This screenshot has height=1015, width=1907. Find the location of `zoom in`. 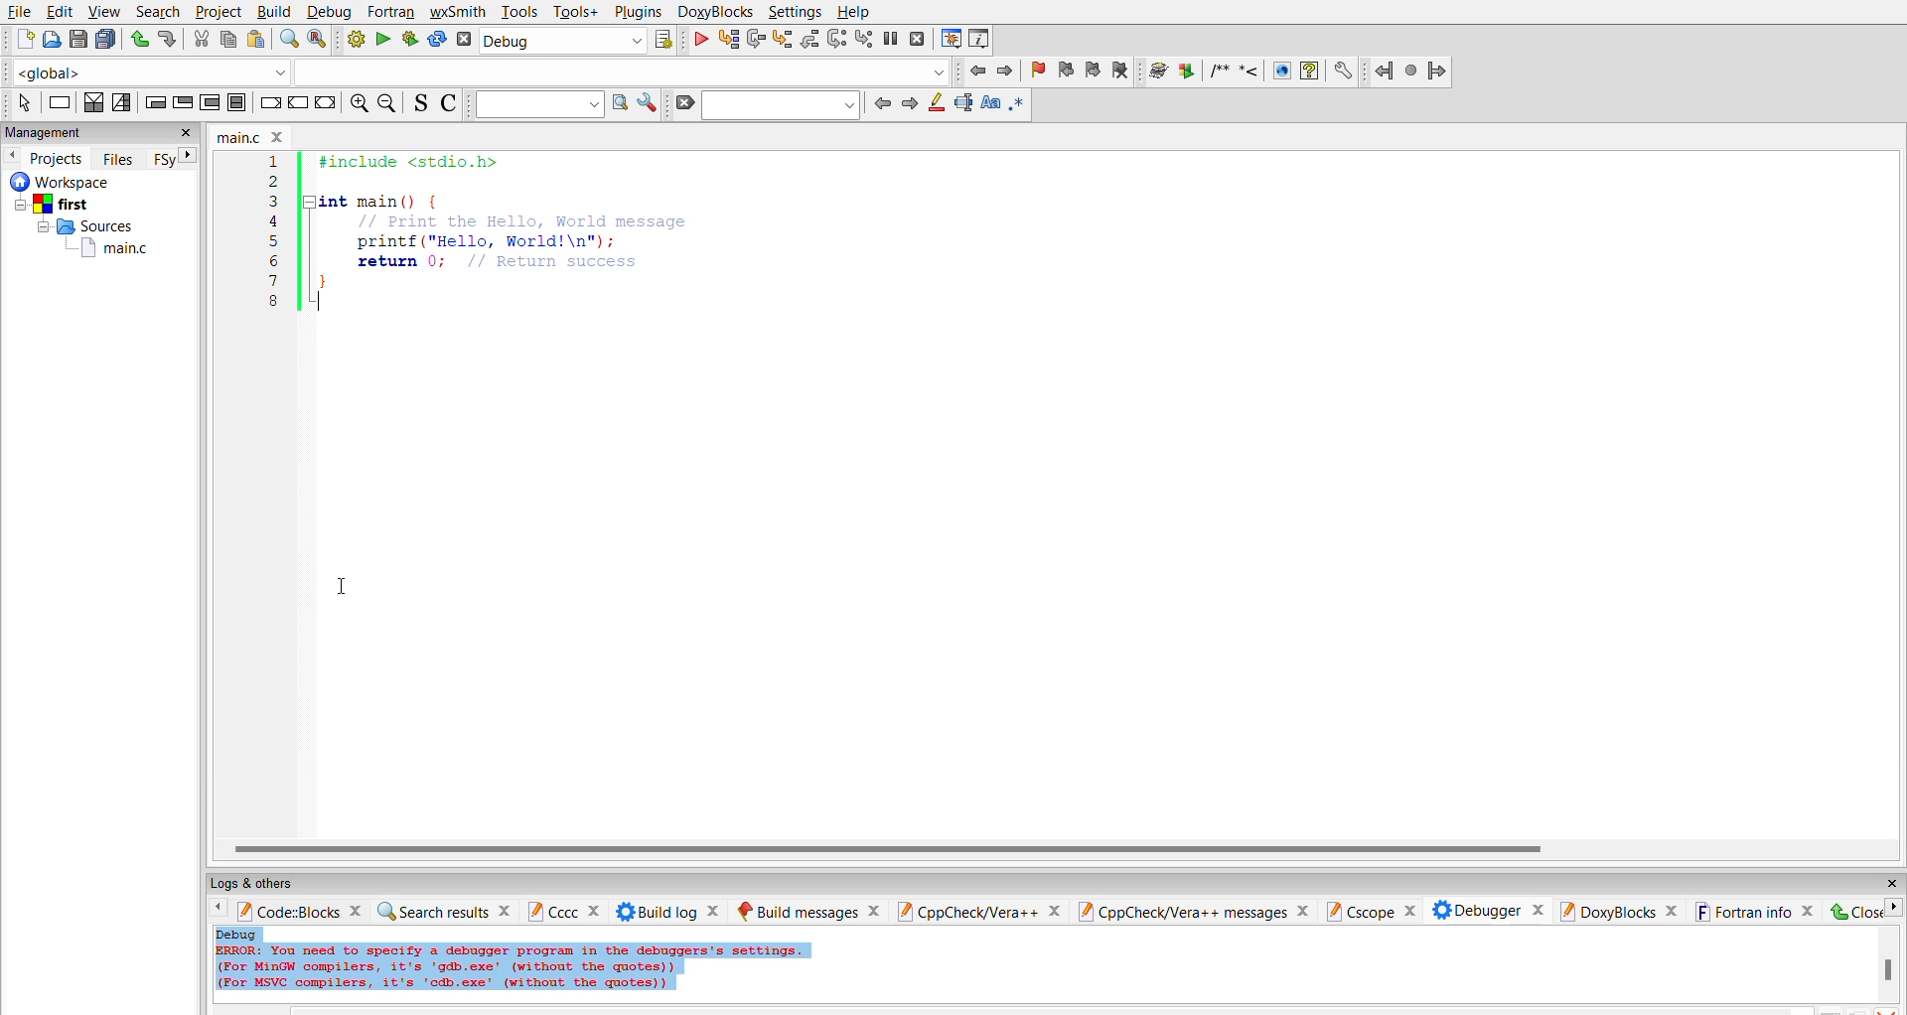

zoom in is located at coordinates (358, 103).